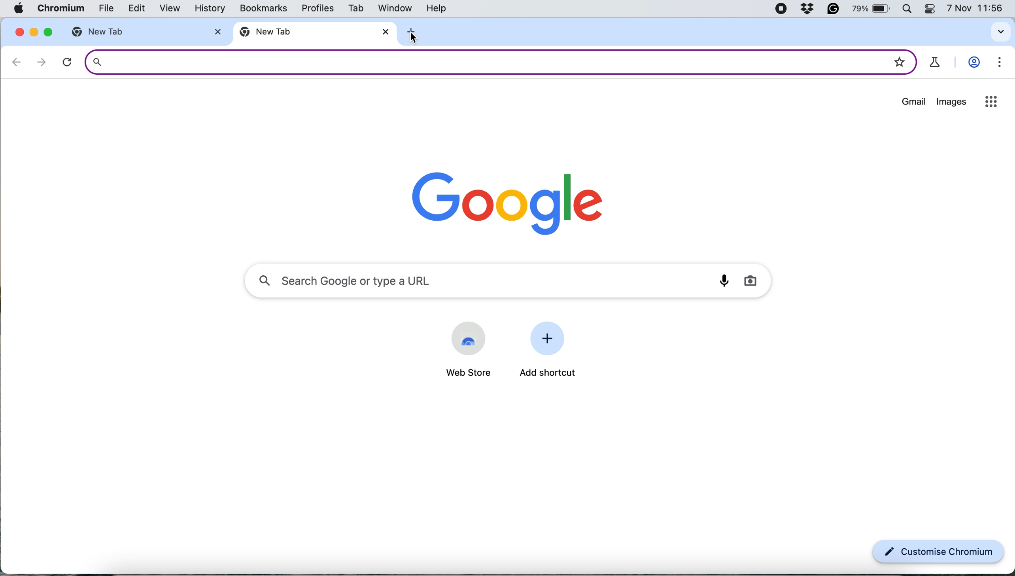 This screenshot has width=1015, height=576. What do you see at coordinates (996, 64) in the screenshot?
I see `settings` at bounding box center [996, 64].